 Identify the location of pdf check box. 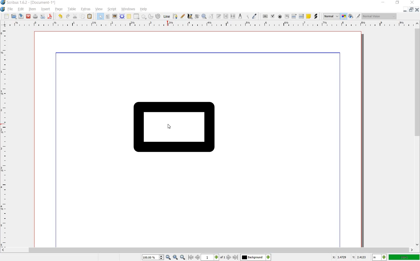
(273, 16).